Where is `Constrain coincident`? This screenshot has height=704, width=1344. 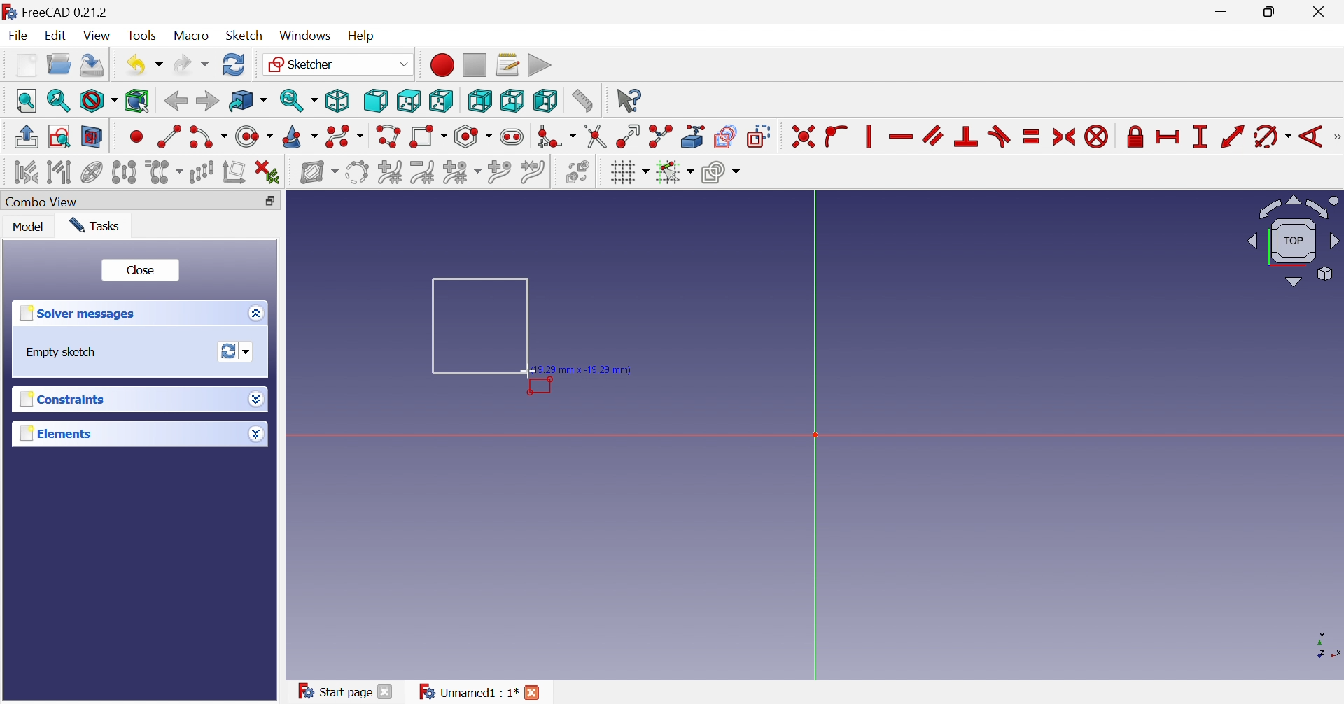
Constrain coincident is located at coordinates (803, 137).